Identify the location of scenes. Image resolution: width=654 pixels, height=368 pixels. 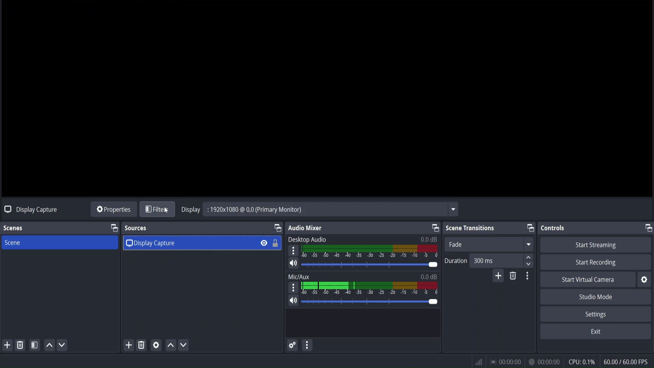
(13, 228).